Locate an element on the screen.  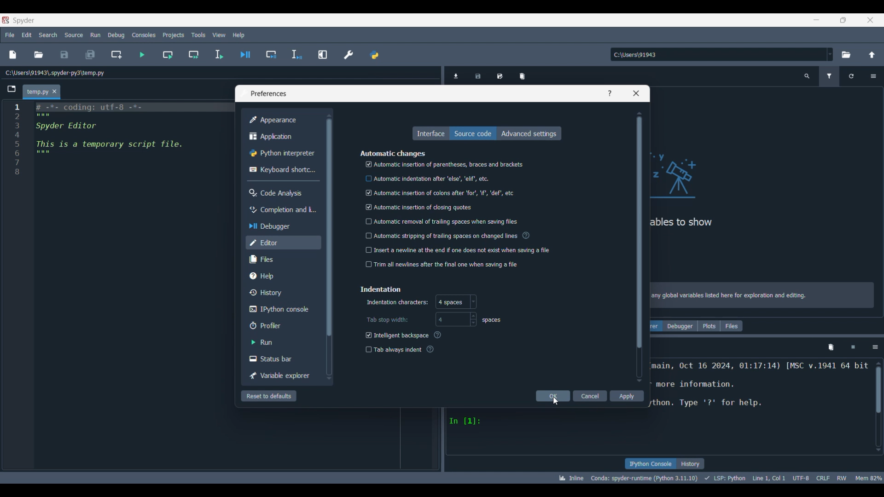
Indicates tab stop width options is located at coordinates (387, 320).